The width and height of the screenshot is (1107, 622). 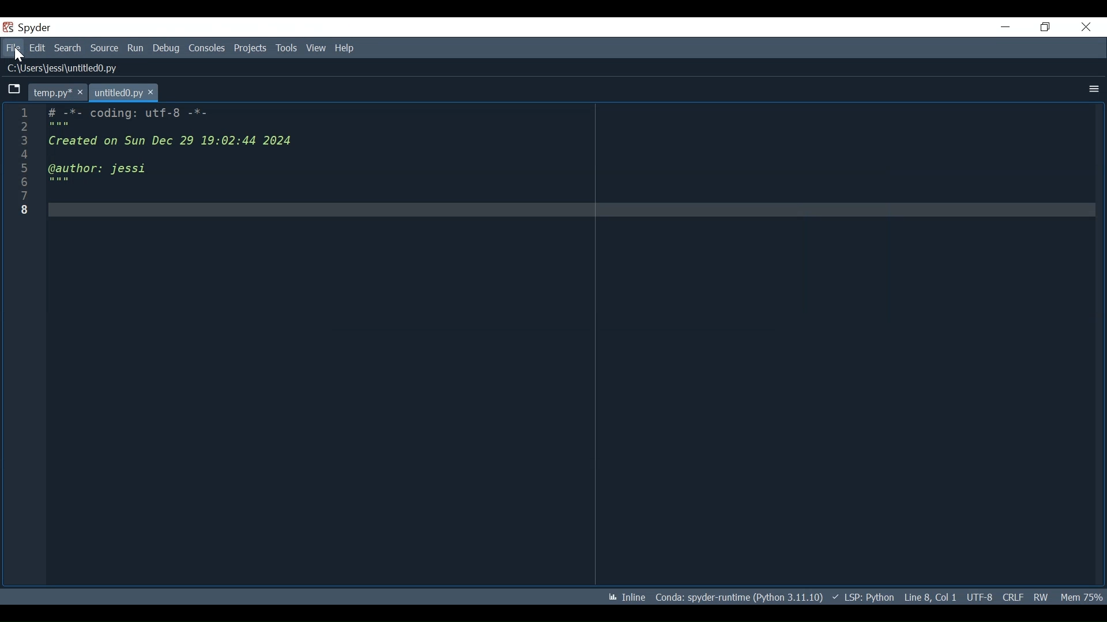 I want to click on Toggle between inline and interactive Matplotlib plotting, so click(x=624, y=597).